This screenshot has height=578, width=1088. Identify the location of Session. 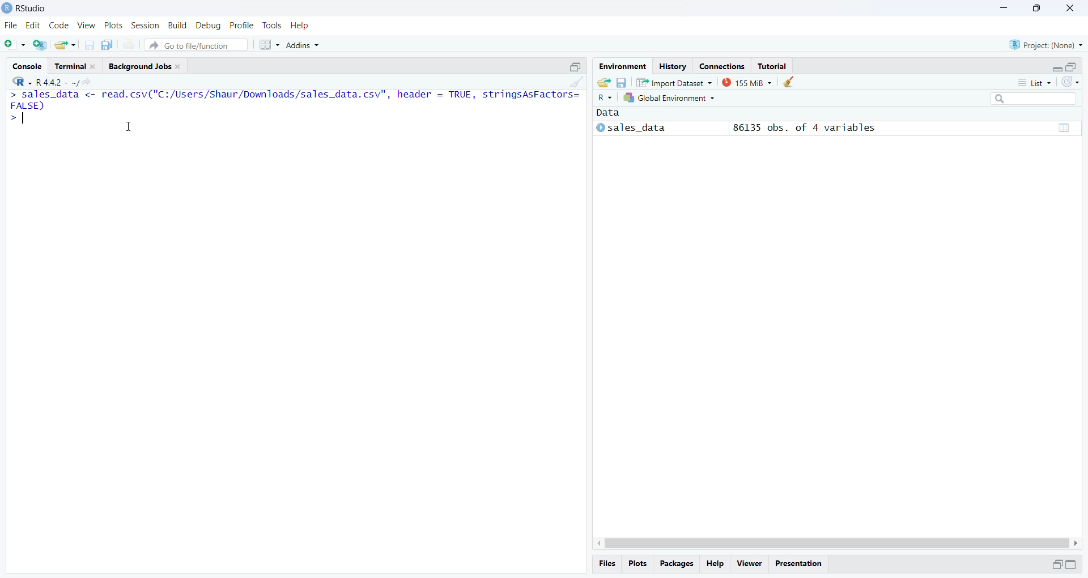
(146, 24).